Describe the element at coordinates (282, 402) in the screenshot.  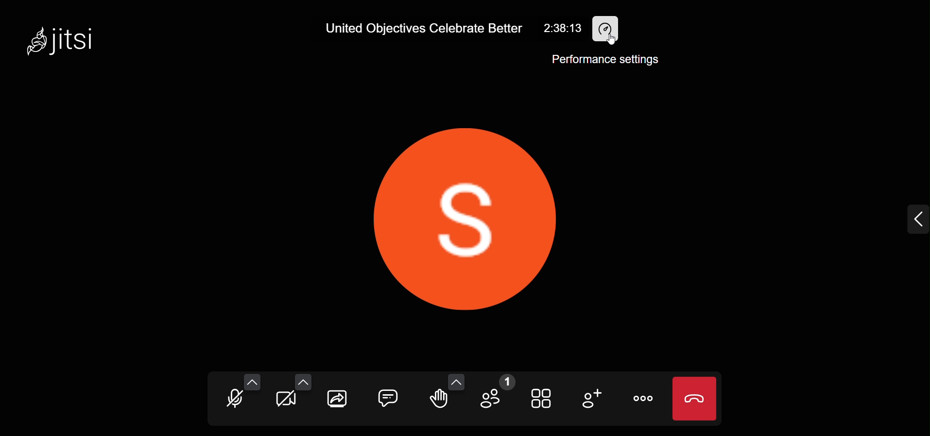
I see `camera` at that location.